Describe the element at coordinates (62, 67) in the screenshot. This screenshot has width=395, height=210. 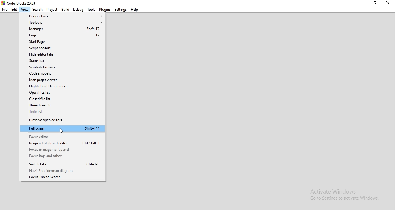
I see `Symbols browser` at that location.